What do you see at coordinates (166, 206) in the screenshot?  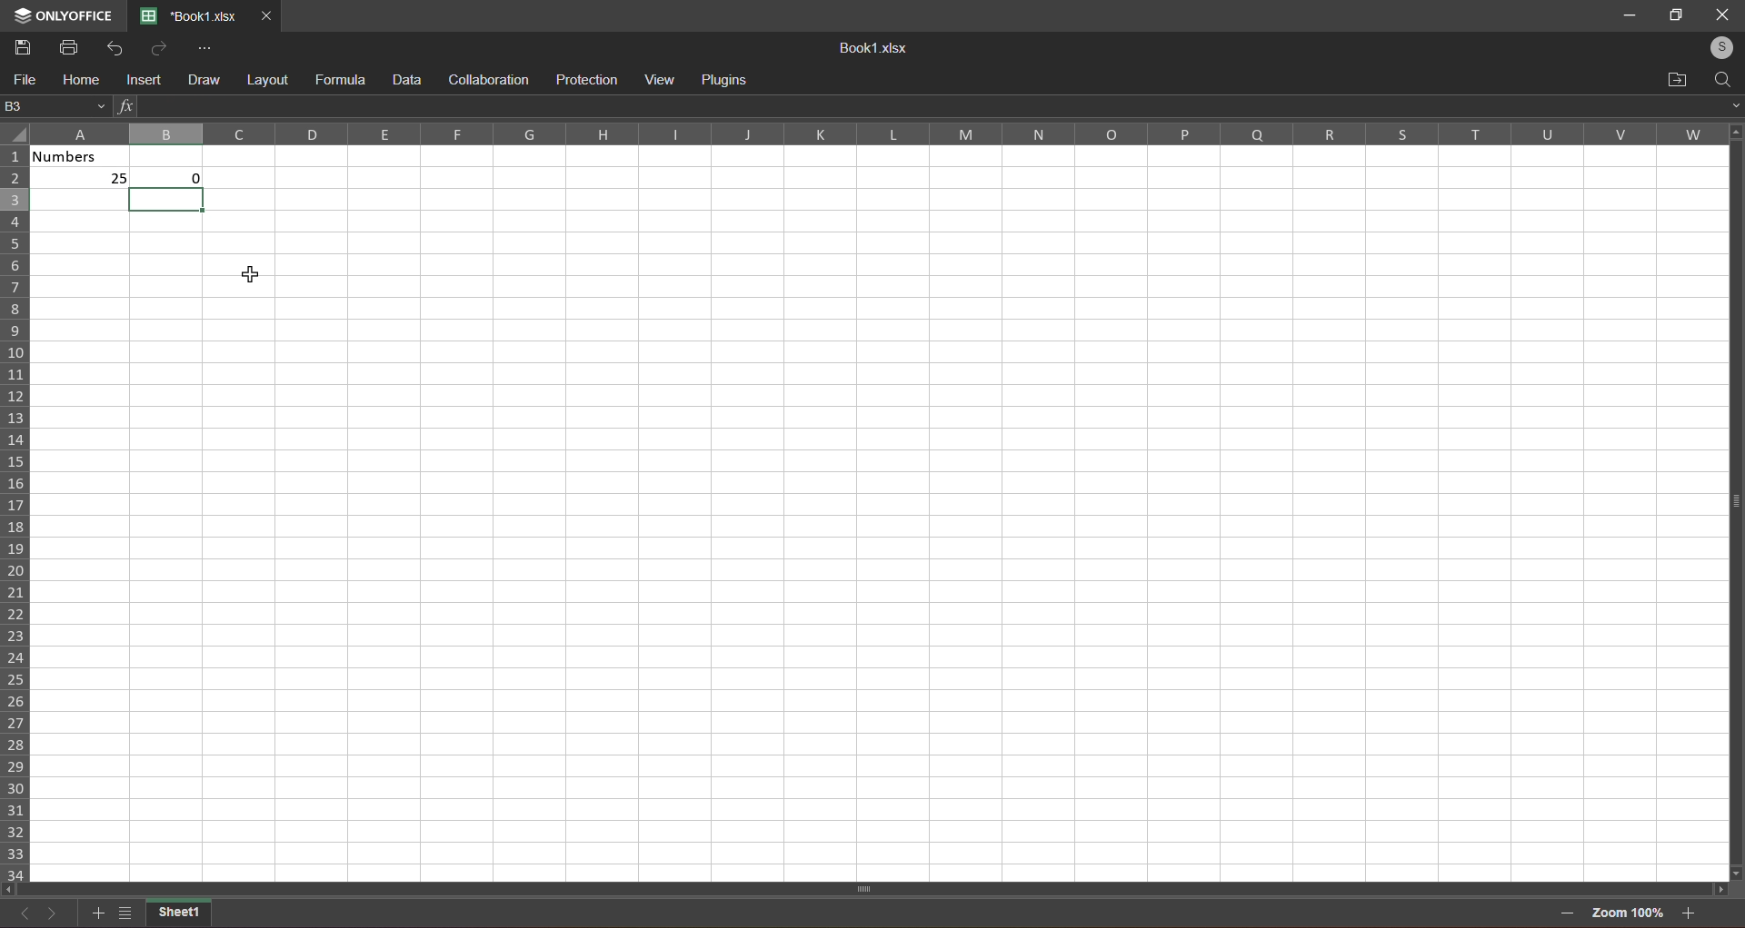 I see `select cell` at bounding box center [166, 206].